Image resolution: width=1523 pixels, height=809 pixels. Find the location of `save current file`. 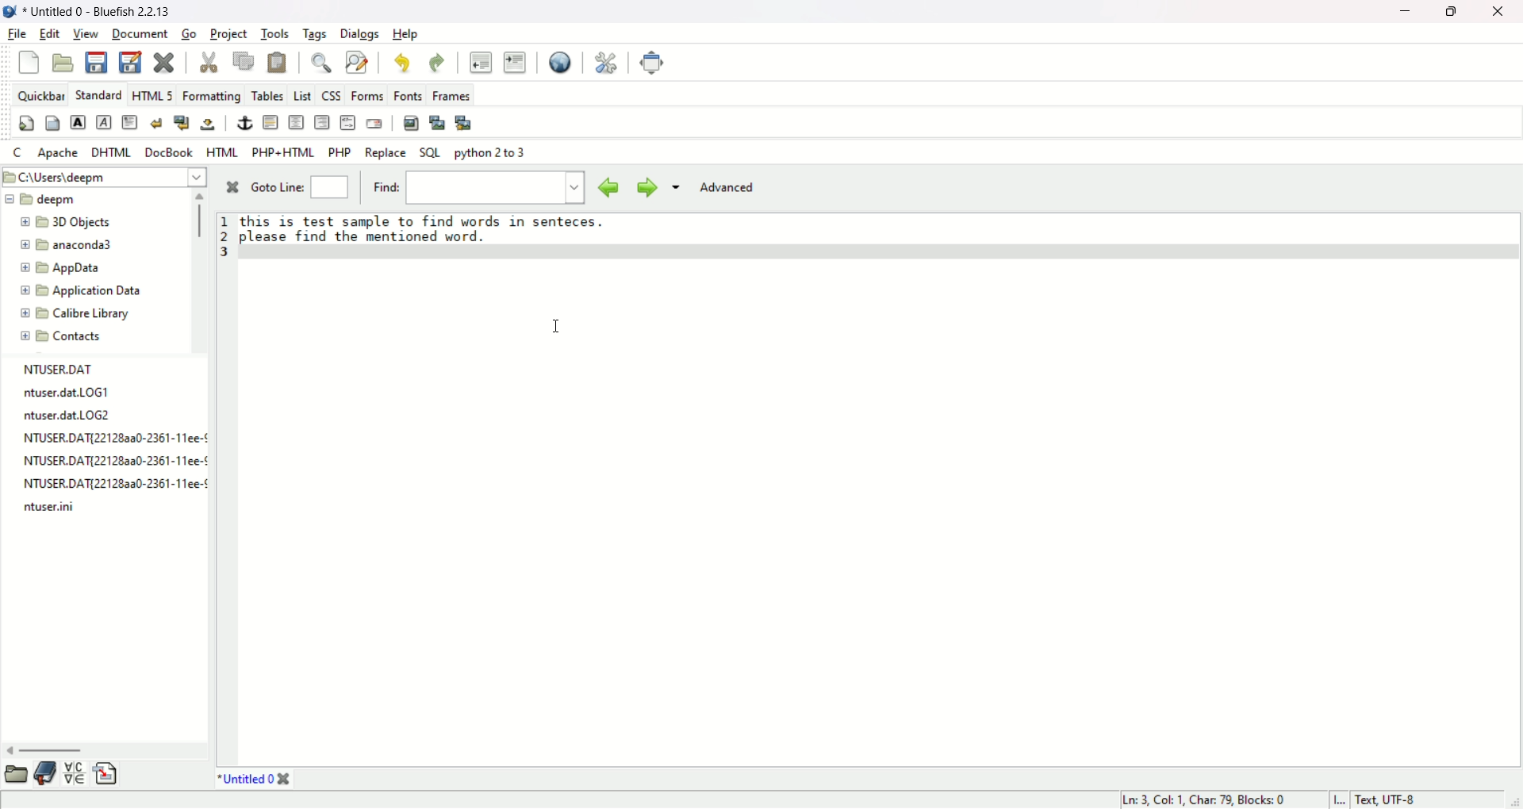

save current file is located at coordinates (96, 61).